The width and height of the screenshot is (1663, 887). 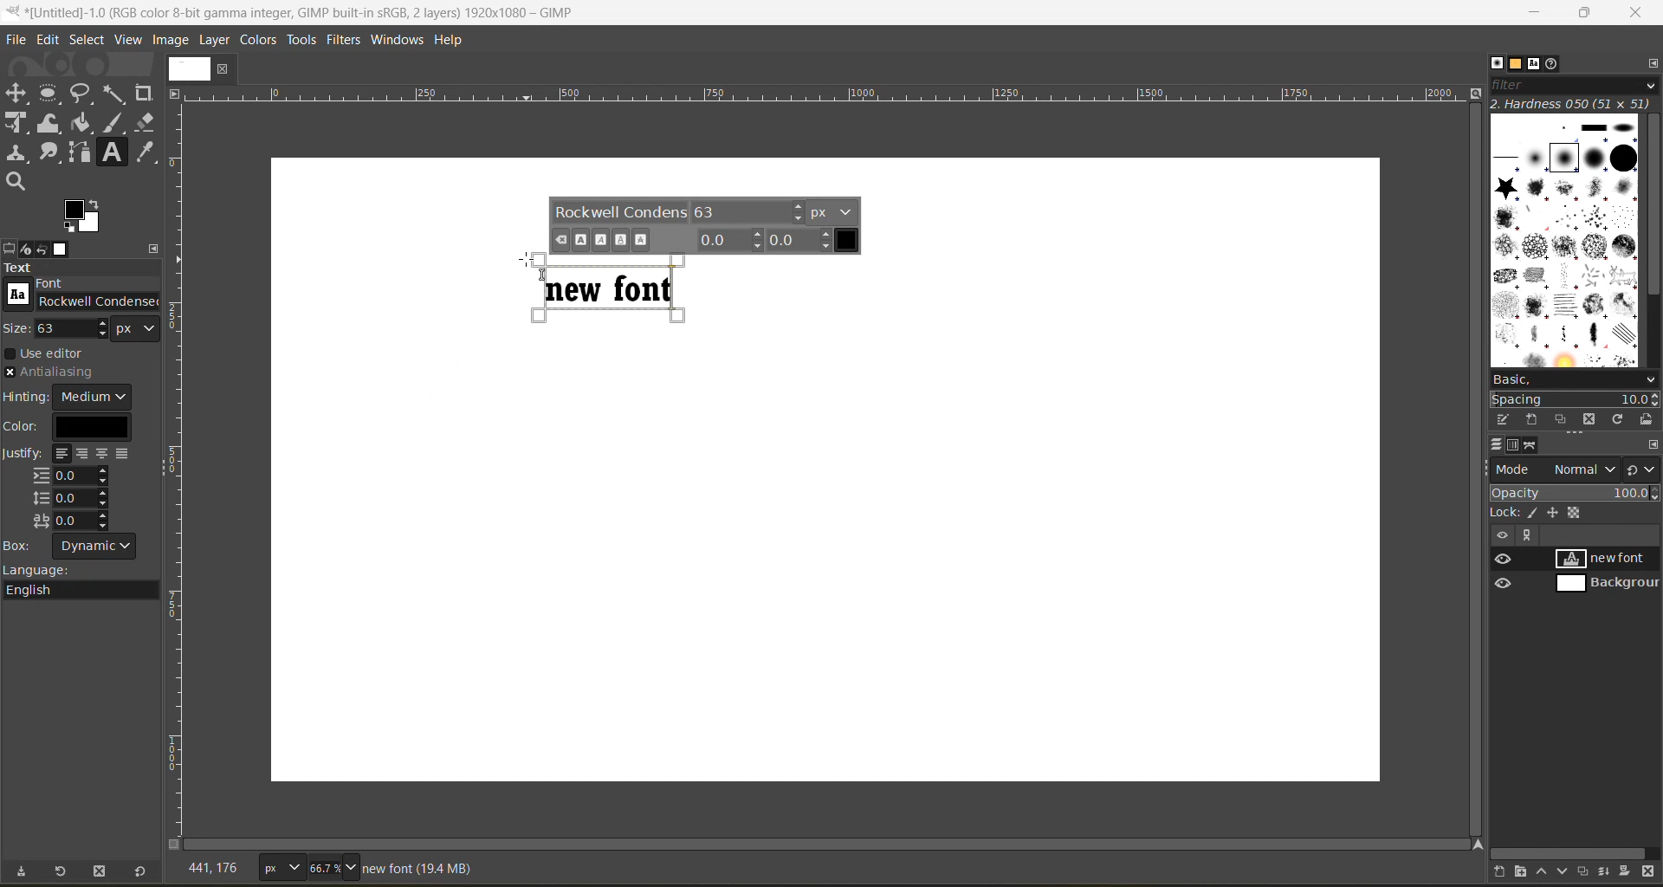 I want to click on file name and app title, so click(x=328, y=16).